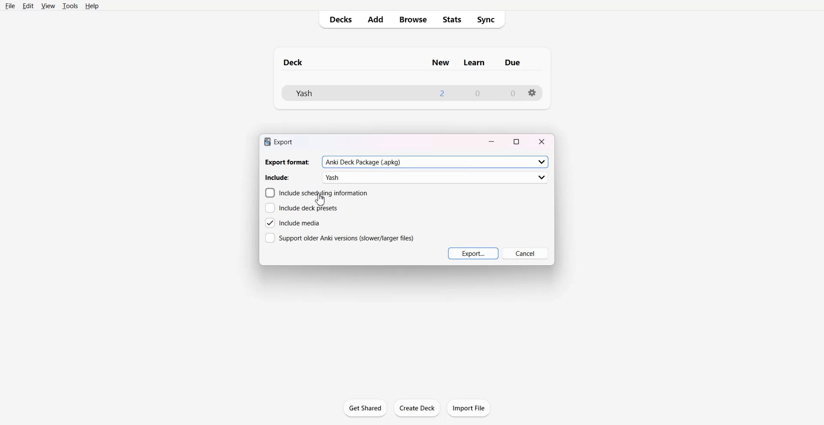  I want to click on Include media, so click(293, 223).